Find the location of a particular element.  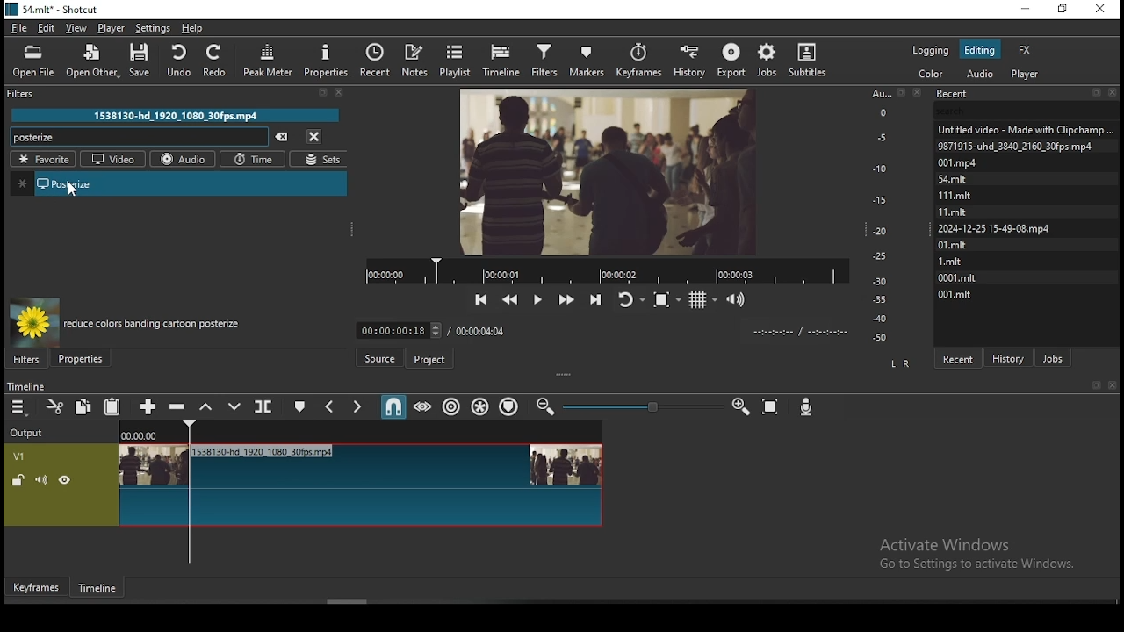

open other is located at coordinates (94, 63).